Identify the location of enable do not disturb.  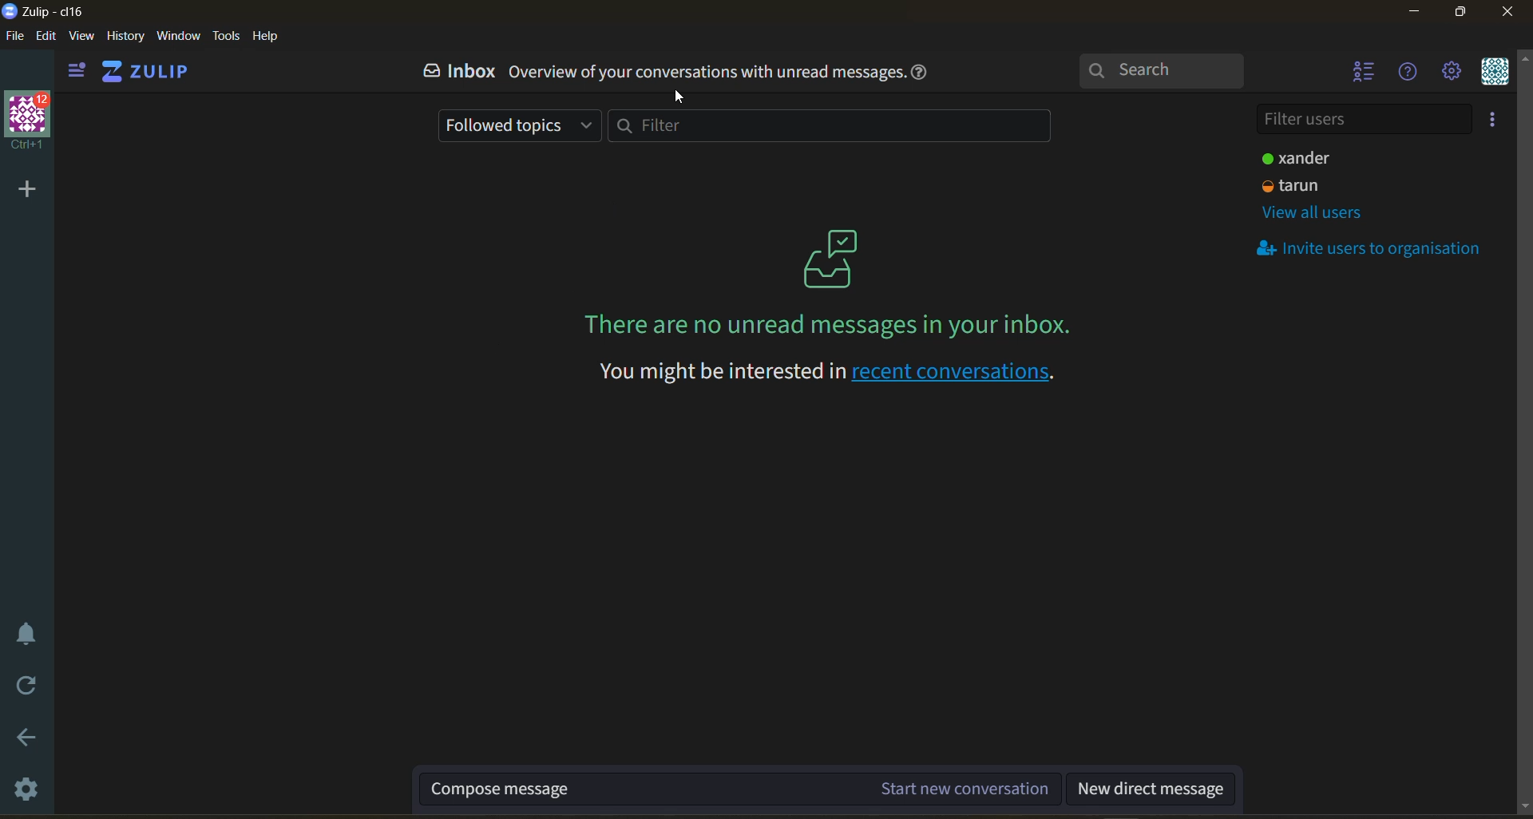
(29, 633).